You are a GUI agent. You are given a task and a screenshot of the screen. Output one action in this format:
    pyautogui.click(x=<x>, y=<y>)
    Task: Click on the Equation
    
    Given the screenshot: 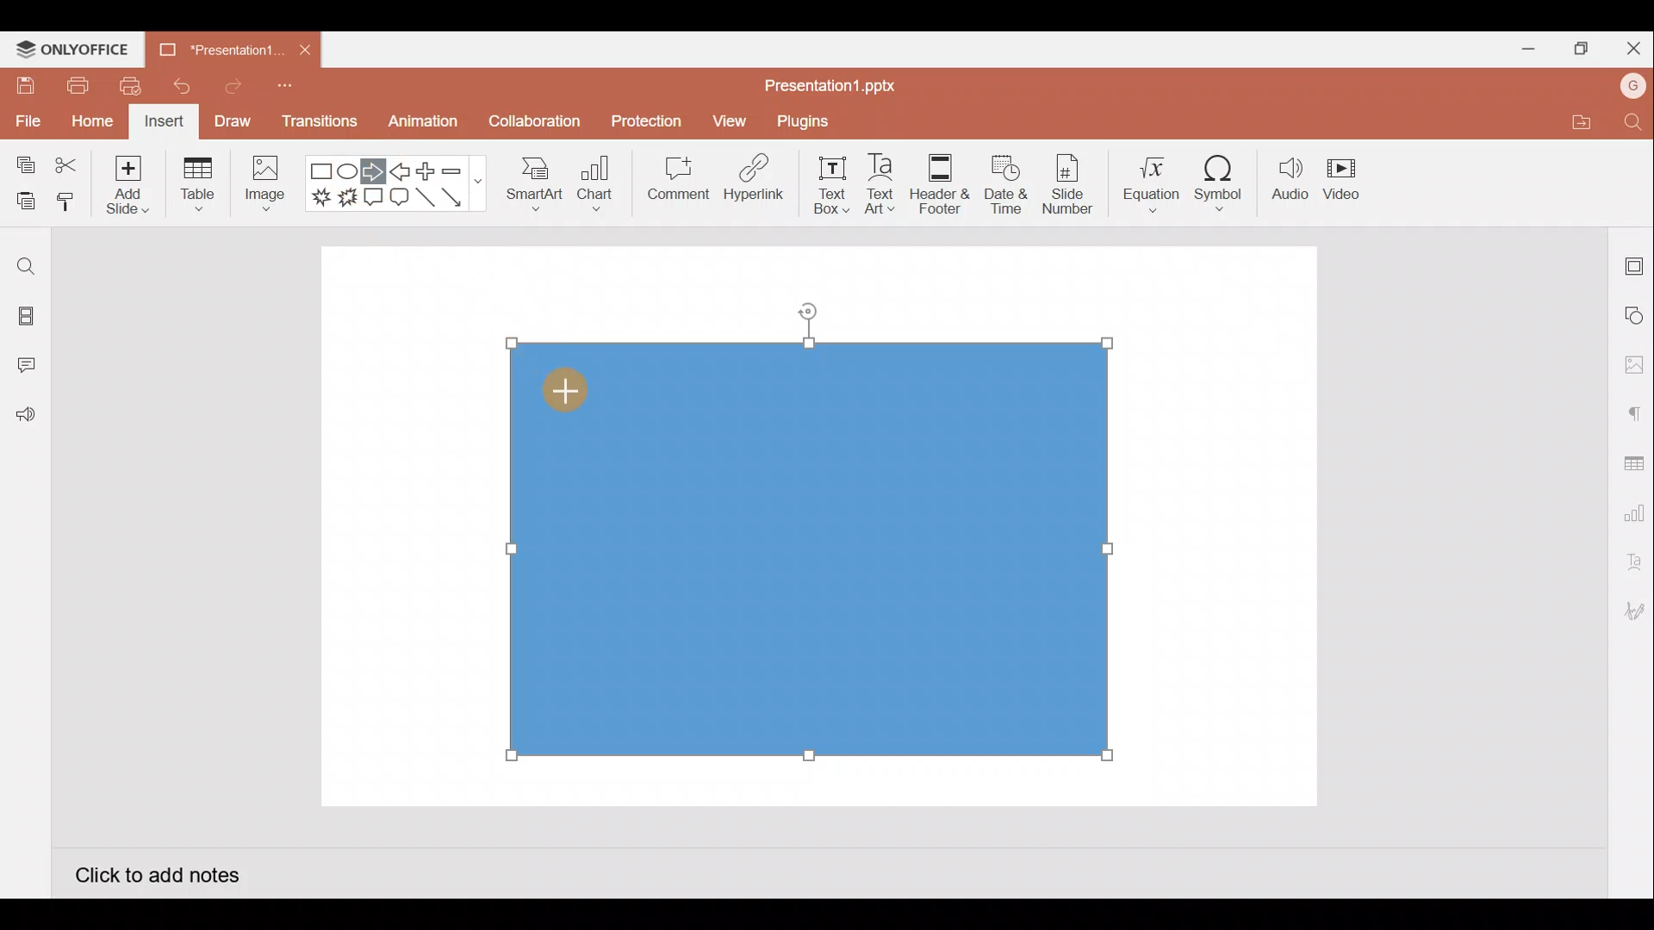 What is the action you would take?
    pyautogui.click(x=1153, y=178)
    